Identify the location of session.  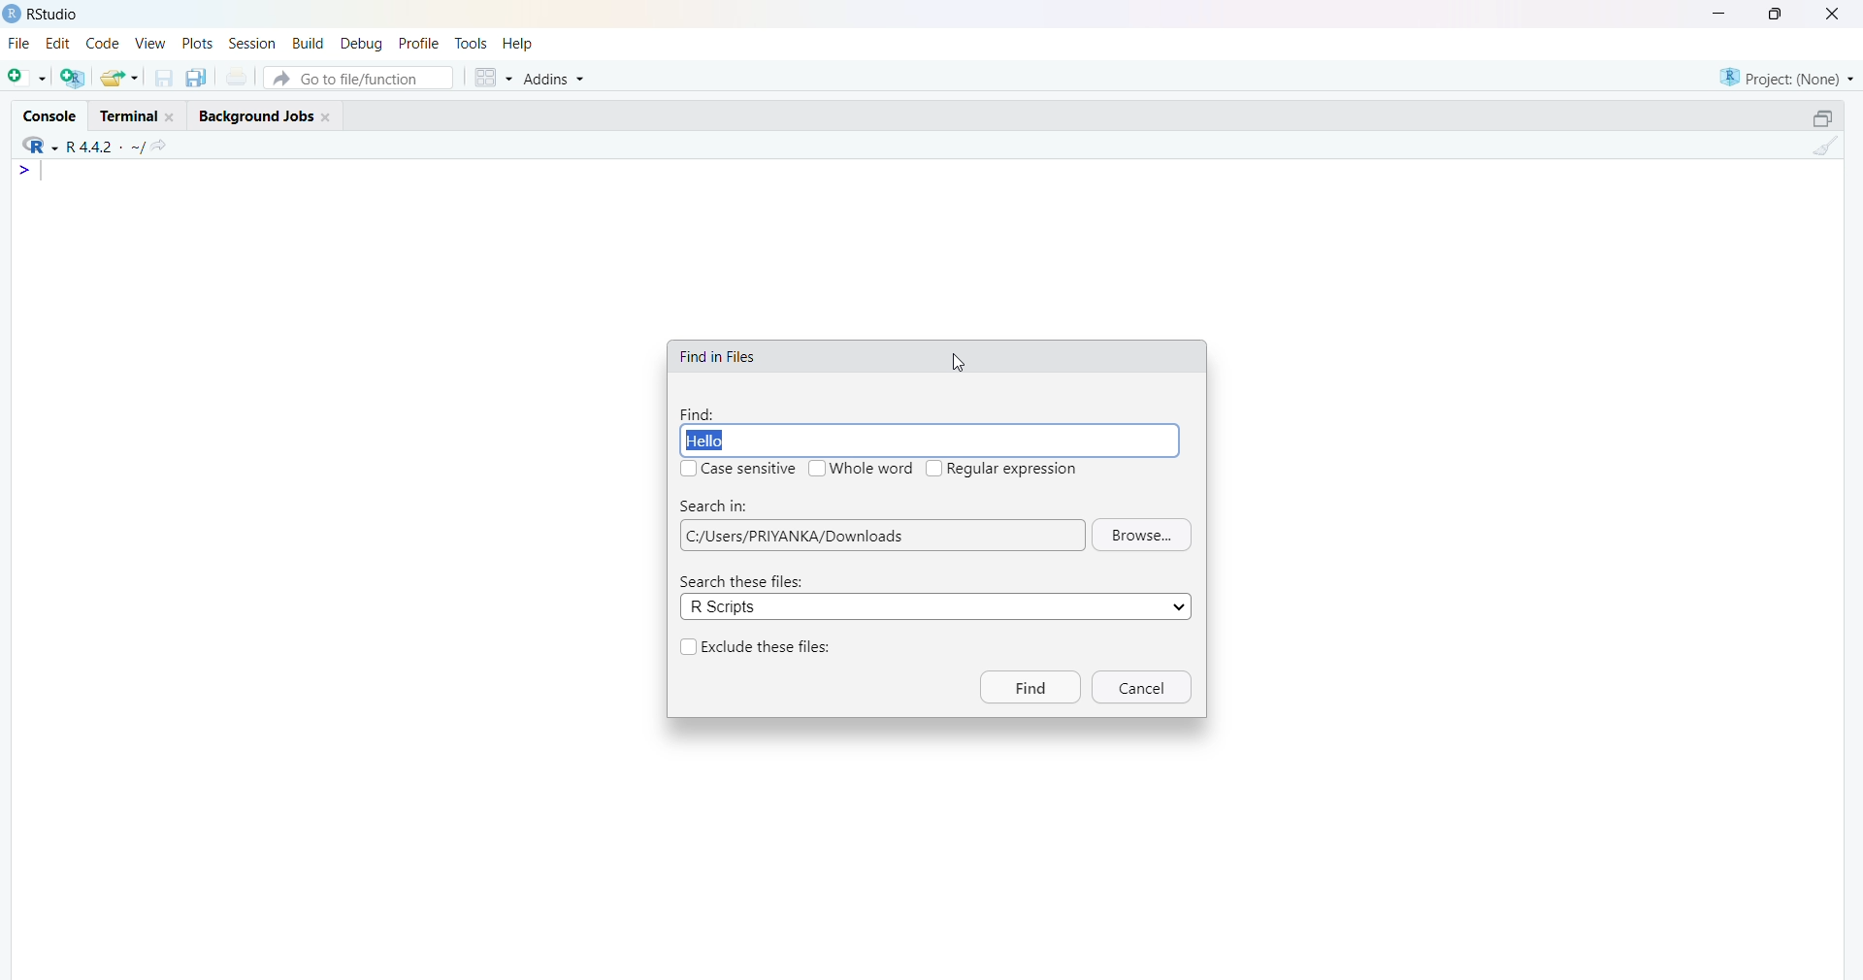
(253, 44).